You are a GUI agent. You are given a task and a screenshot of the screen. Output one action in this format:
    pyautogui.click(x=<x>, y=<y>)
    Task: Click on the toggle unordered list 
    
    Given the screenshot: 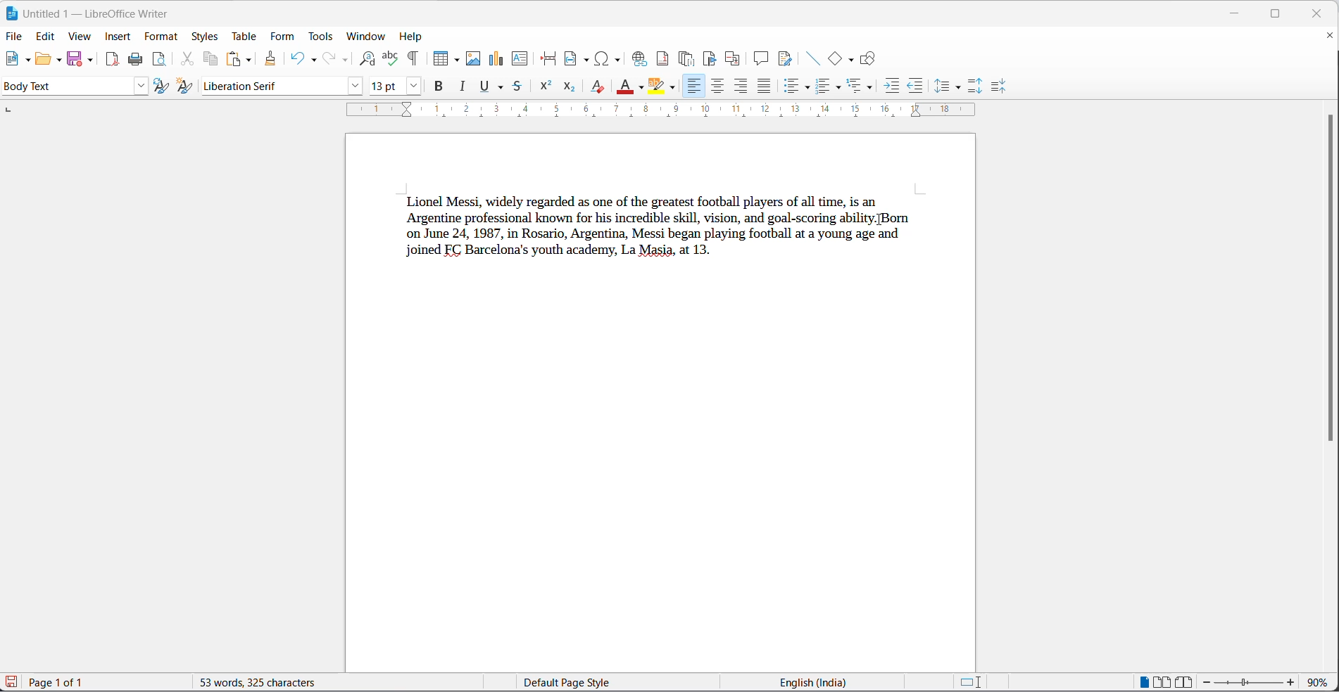 What is the action you would take?
    pyautogui.click(x=791, y=86)
    